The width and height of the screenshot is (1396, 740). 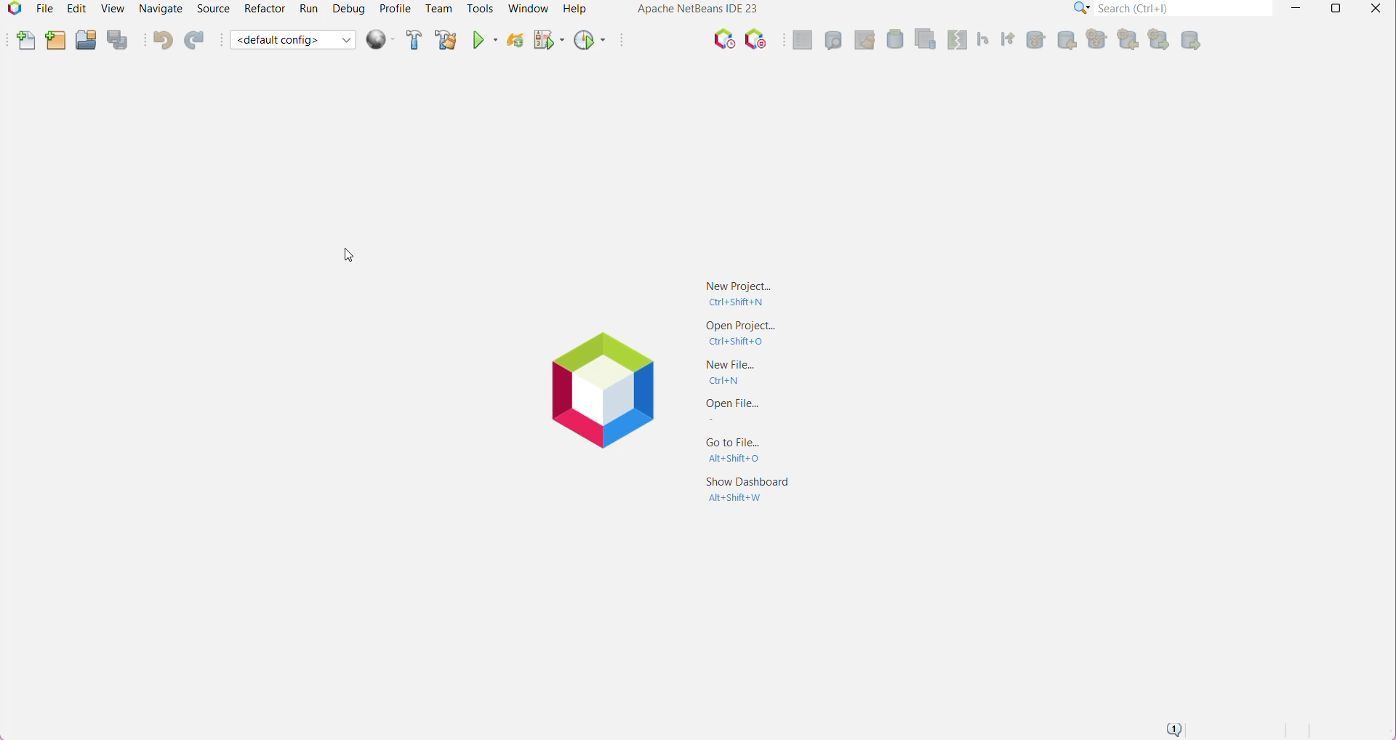 I want to click on Application Name, so click(x=697, y=9).